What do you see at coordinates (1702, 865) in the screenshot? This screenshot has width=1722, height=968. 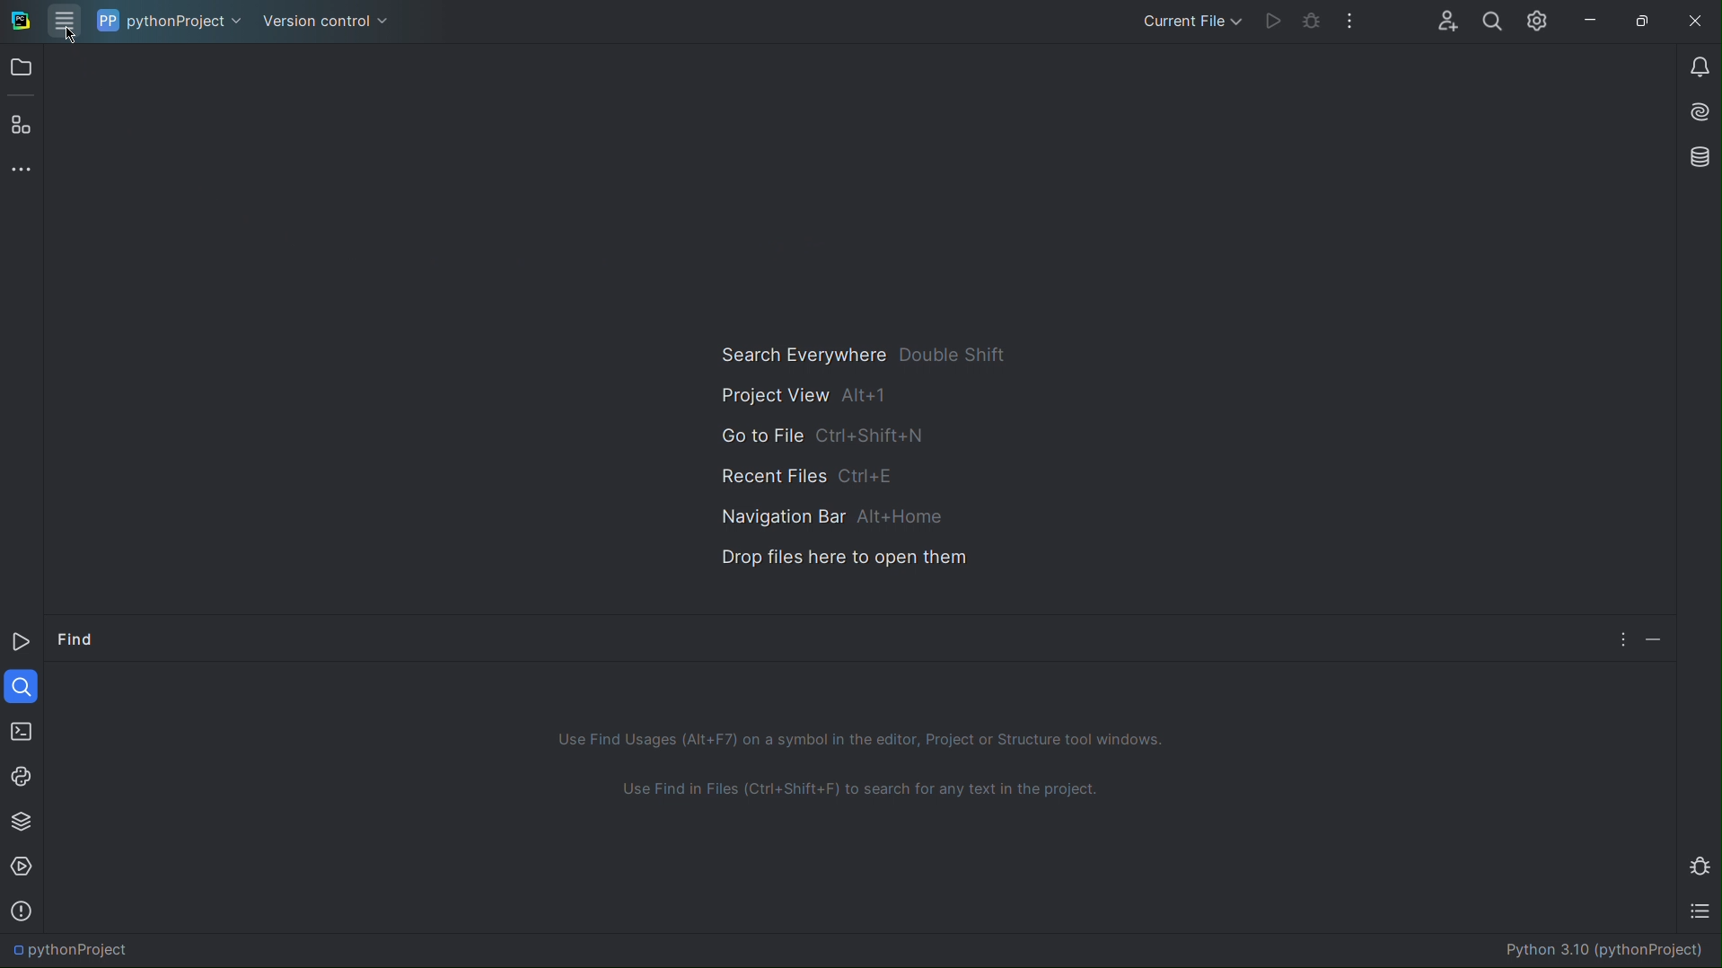 I see `Debug` at bounding box center [1702, 865].